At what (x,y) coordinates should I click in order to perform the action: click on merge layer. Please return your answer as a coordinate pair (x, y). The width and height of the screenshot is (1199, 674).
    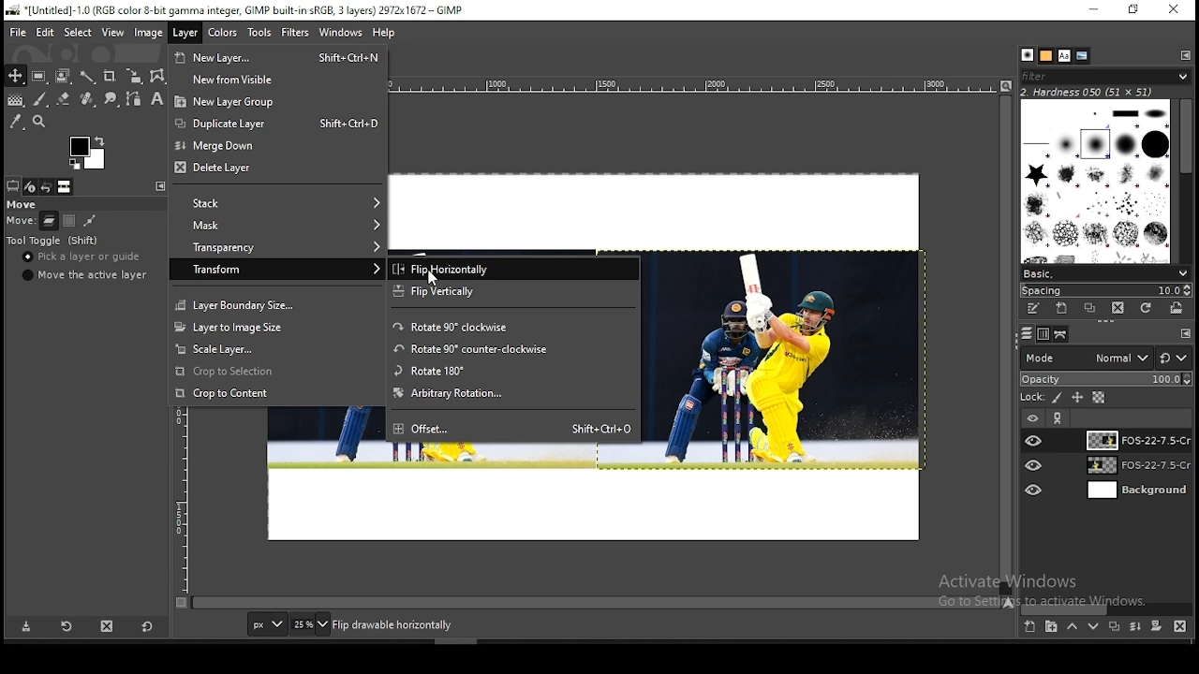
    Looking at the image, I should click on (1135, 626).